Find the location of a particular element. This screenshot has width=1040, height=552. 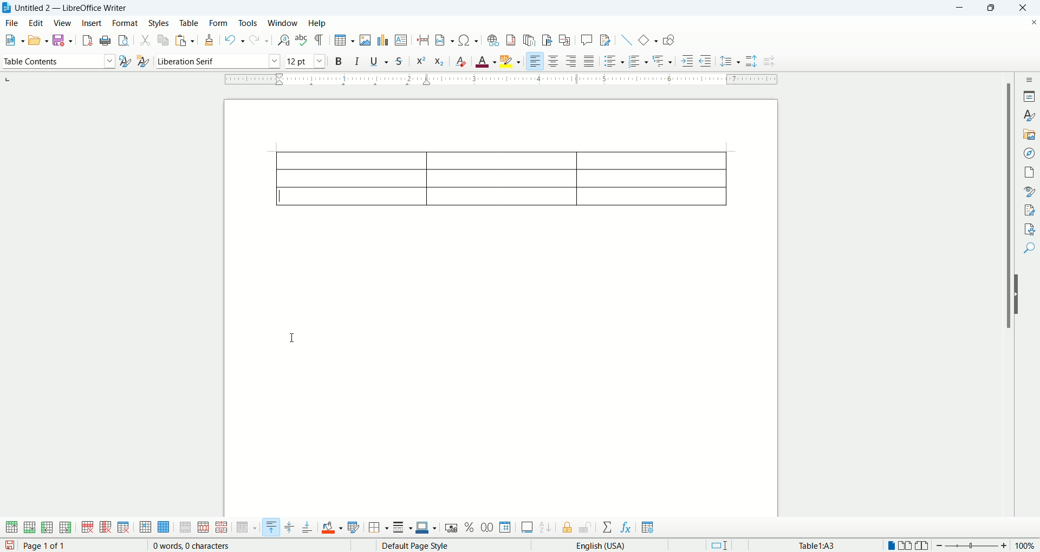

navigation is located at coordinates (1030, 154).